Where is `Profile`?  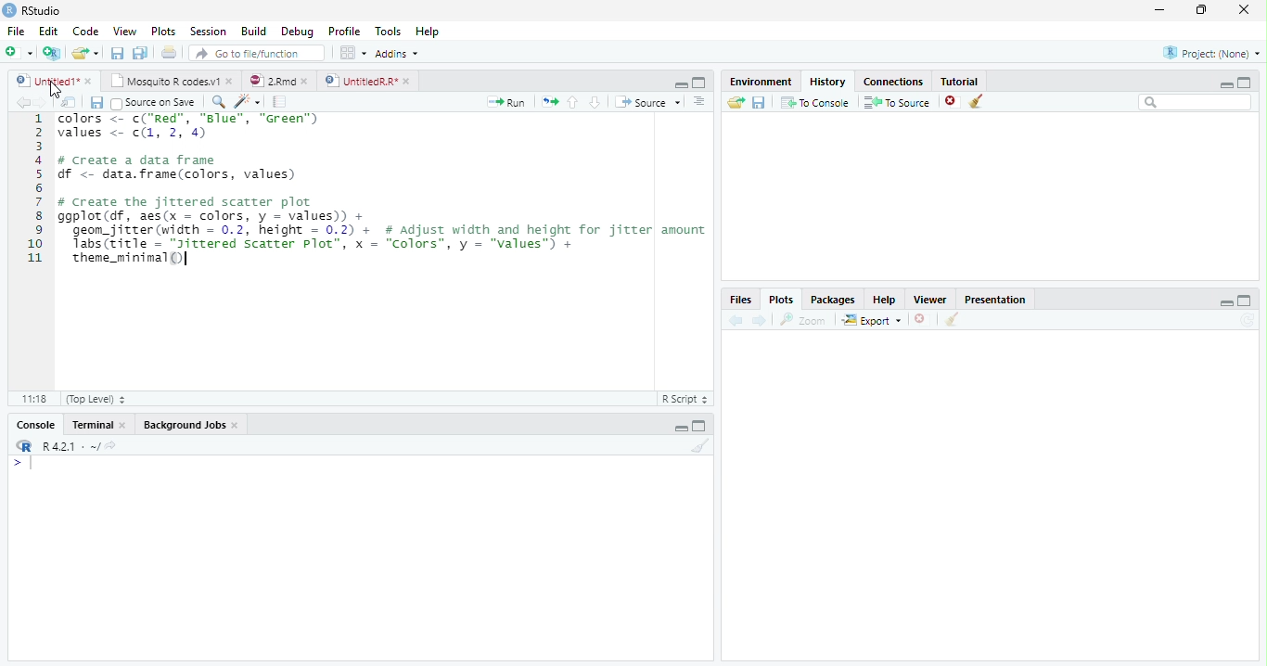 Profile is located at coordinates (345, 31).